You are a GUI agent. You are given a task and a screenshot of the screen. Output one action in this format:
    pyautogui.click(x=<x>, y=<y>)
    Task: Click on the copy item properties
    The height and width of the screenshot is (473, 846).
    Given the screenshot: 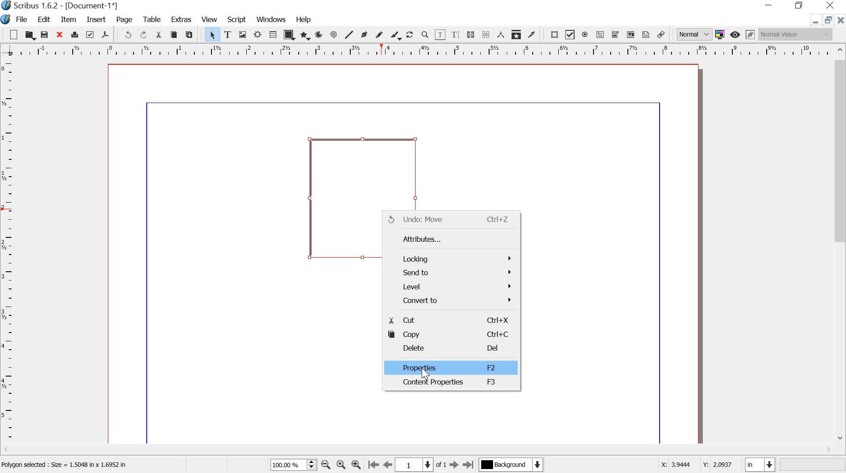 What is the action you would take?
    pyautogui.click(x=517, y=35)
    